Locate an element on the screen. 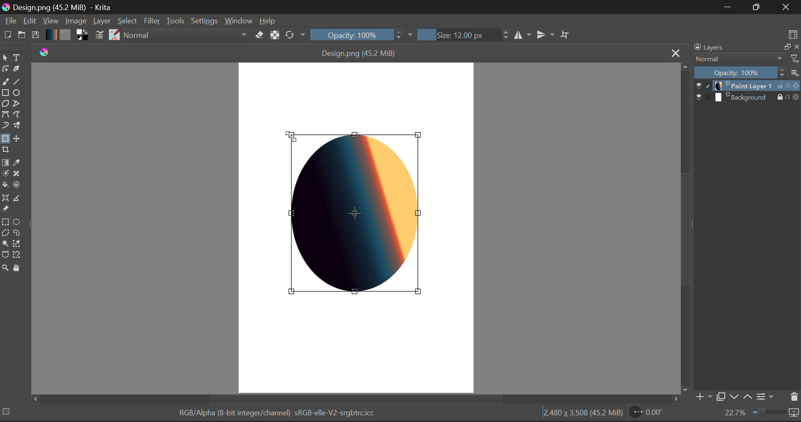  Zoom is located at coordinates (5, 269).